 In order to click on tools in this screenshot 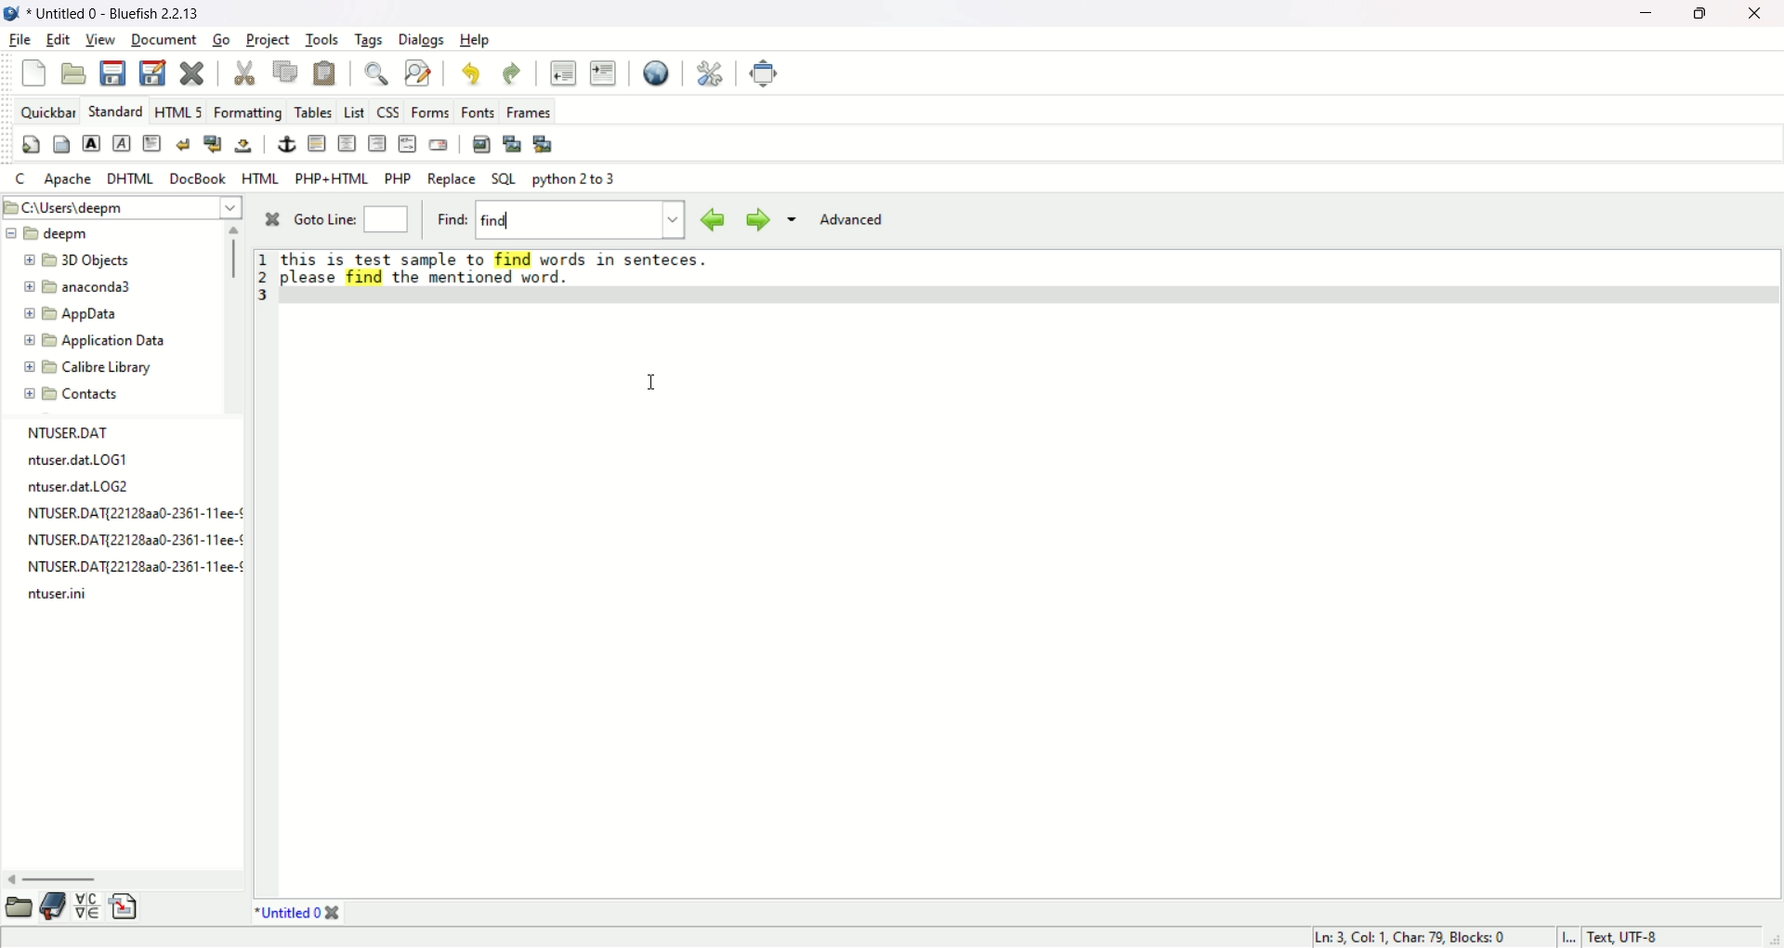, I will do `click(324, 38)`.